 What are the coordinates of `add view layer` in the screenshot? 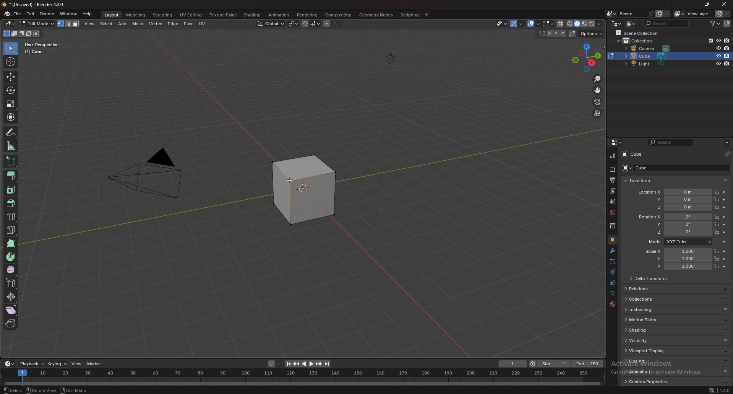 It's located at (719, 13).